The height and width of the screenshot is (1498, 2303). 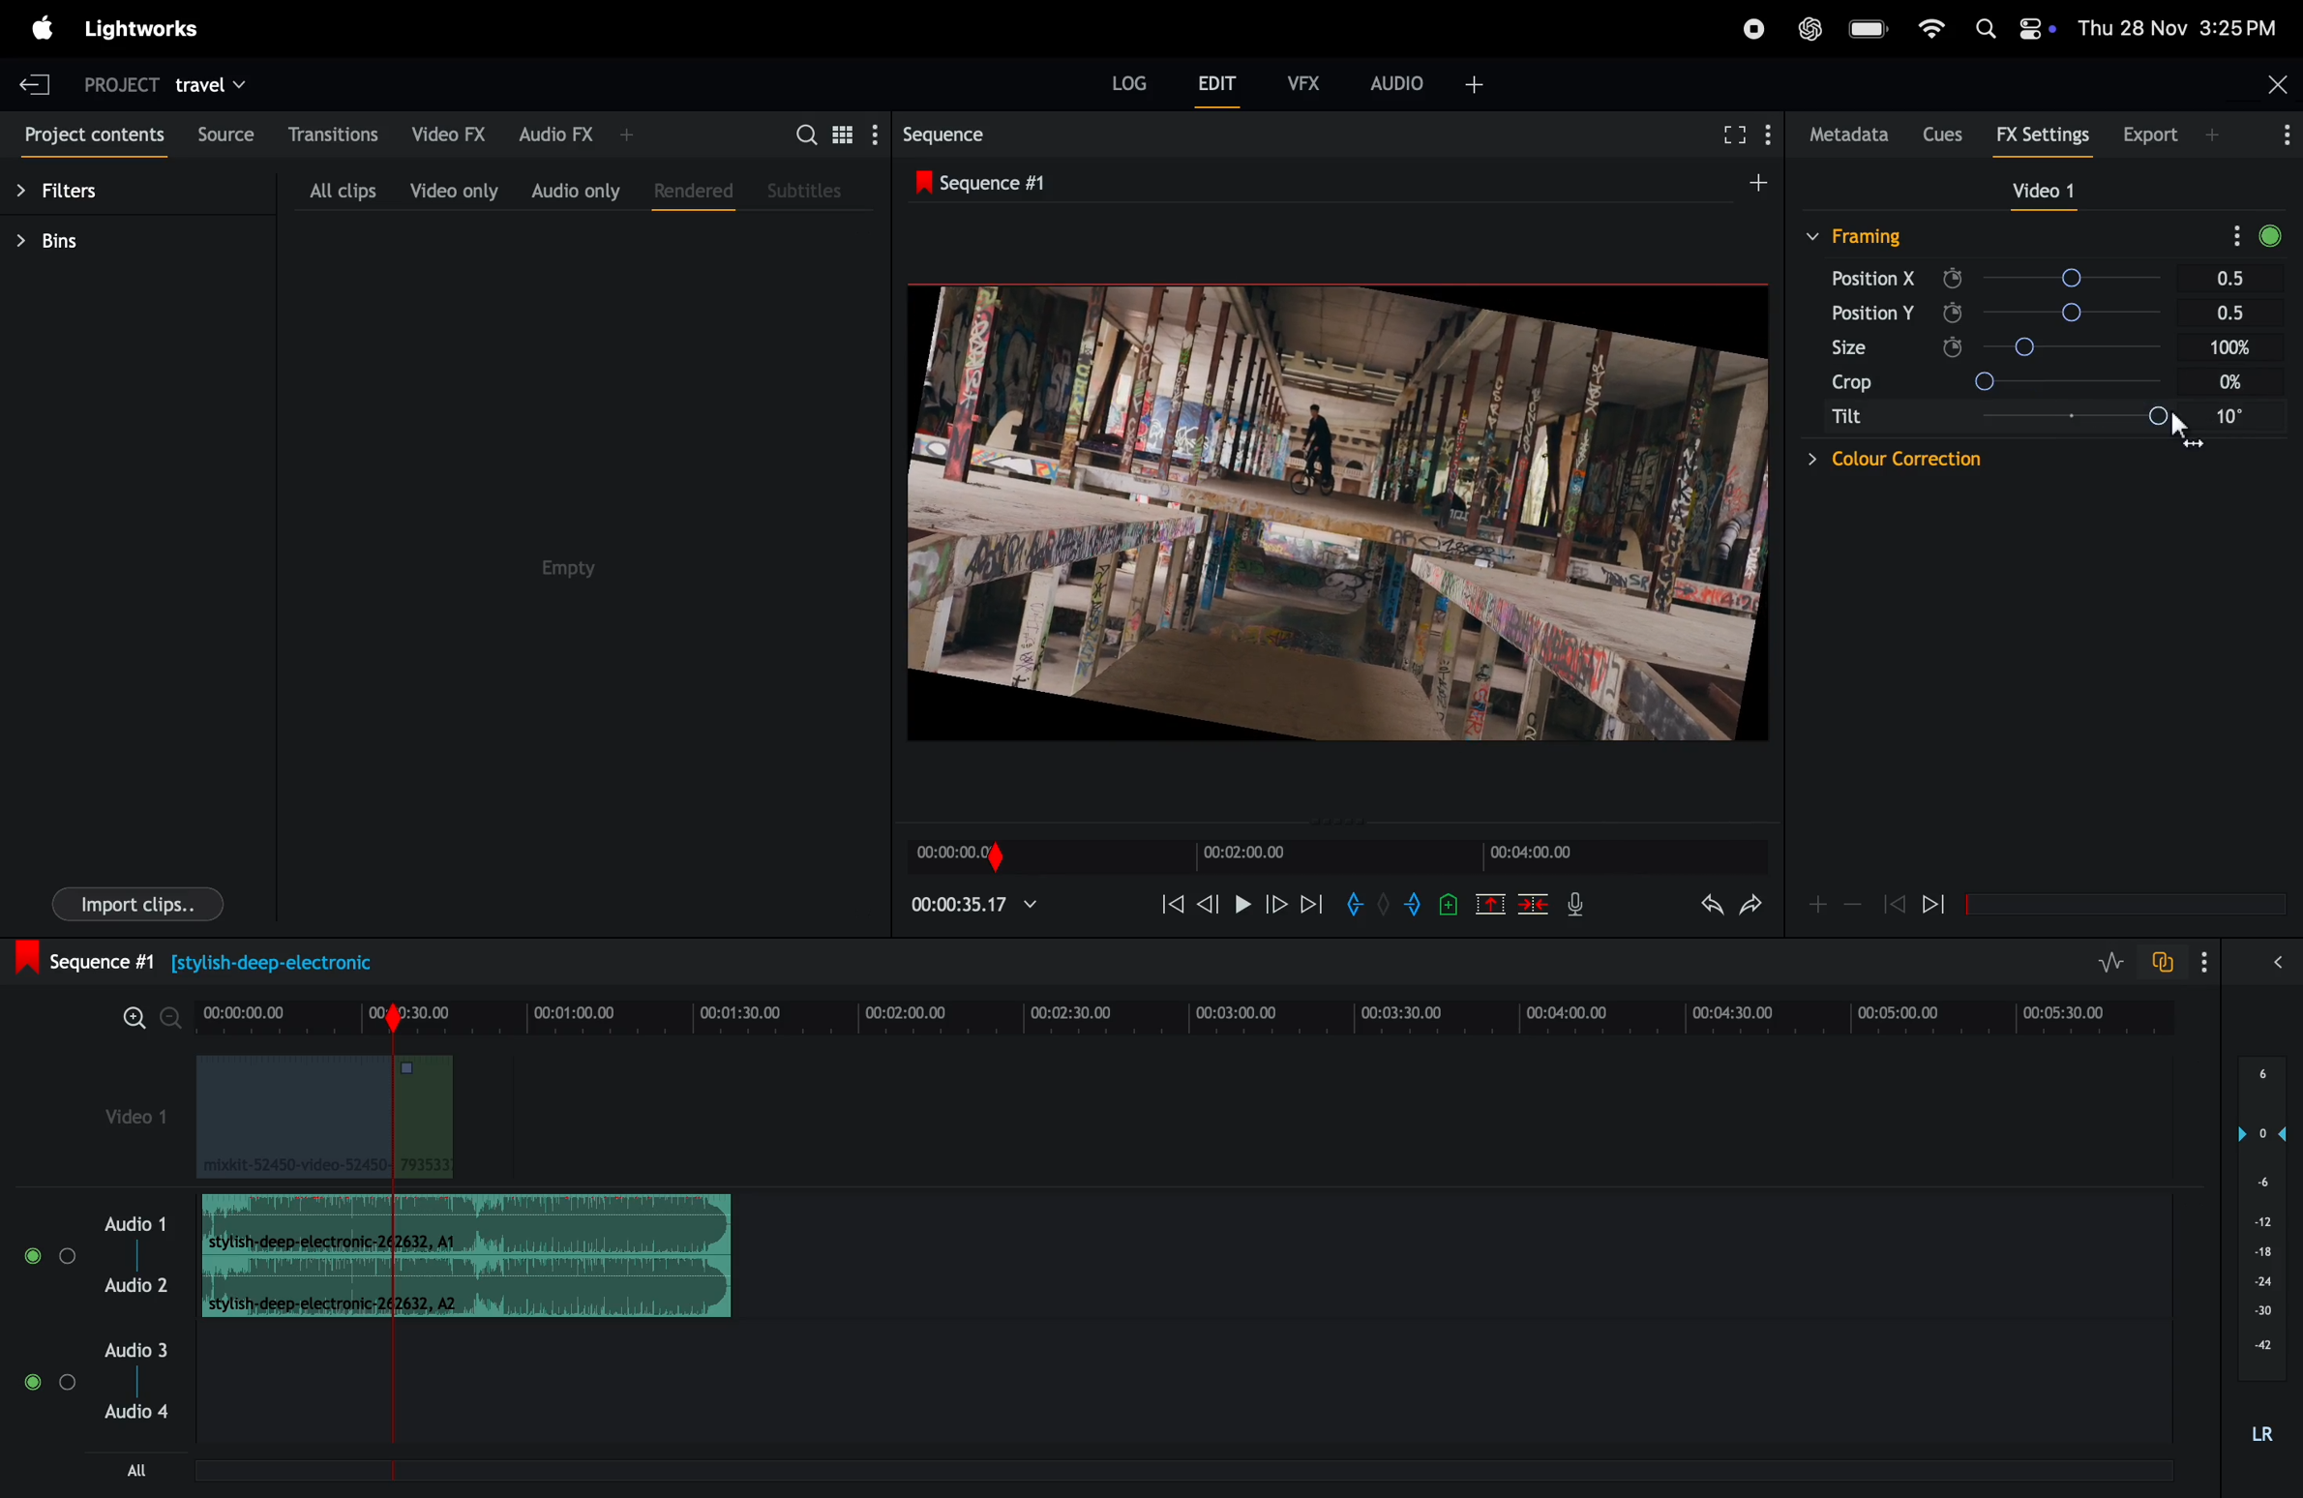 What do you see at coordinates (2216, 136) in the screenshot?
I see `Add panel` at bounding box center [2216, 136].